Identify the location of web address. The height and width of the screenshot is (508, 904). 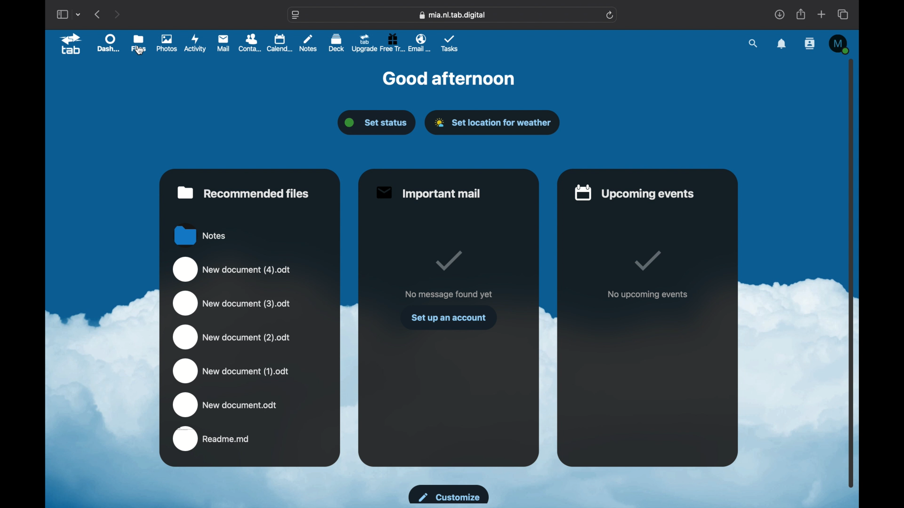
(452, 15).